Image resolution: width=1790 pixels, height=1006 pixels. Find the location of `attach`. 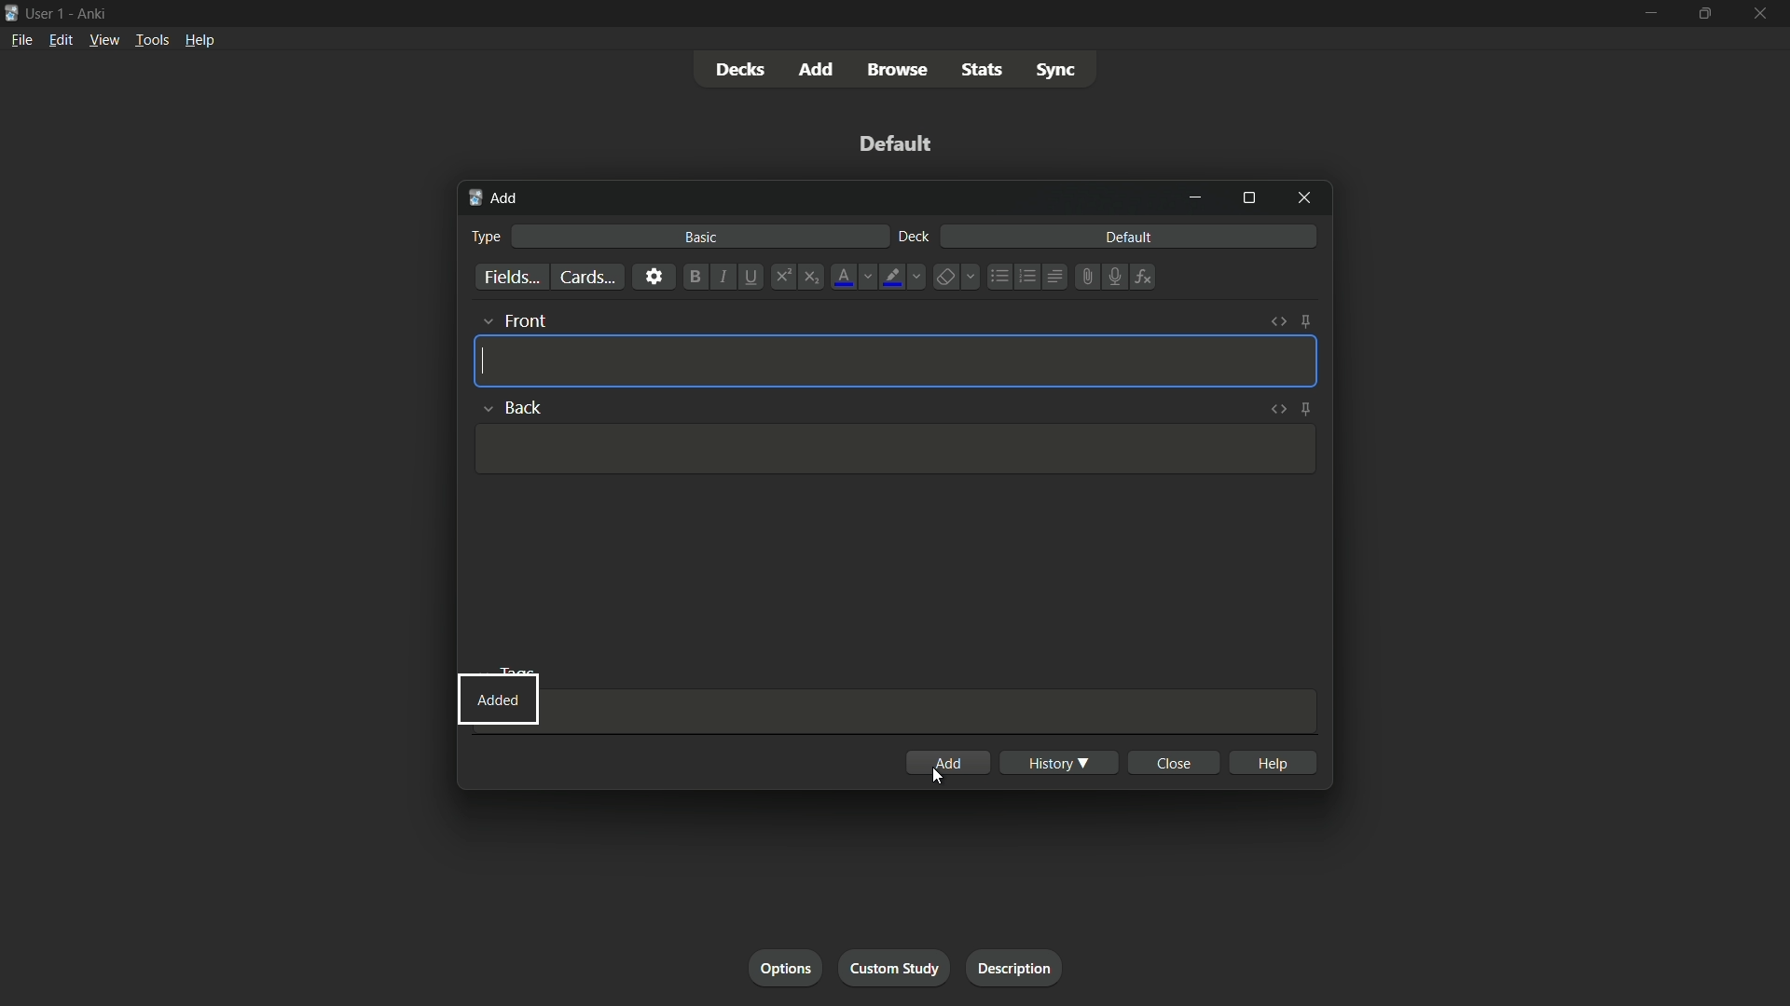

attach is located at coordinates (1083, 277).